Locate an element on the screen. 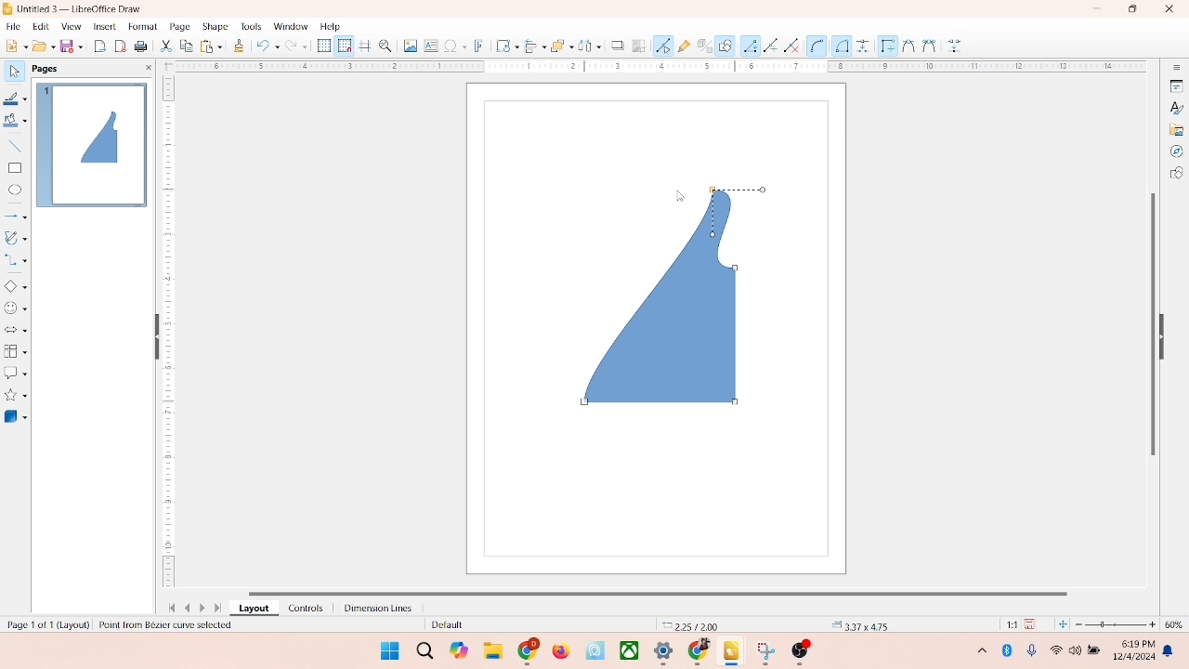 Image resolution: width=1189 pixels, height=669 pixels. redo is located at coordinates (300, 47).